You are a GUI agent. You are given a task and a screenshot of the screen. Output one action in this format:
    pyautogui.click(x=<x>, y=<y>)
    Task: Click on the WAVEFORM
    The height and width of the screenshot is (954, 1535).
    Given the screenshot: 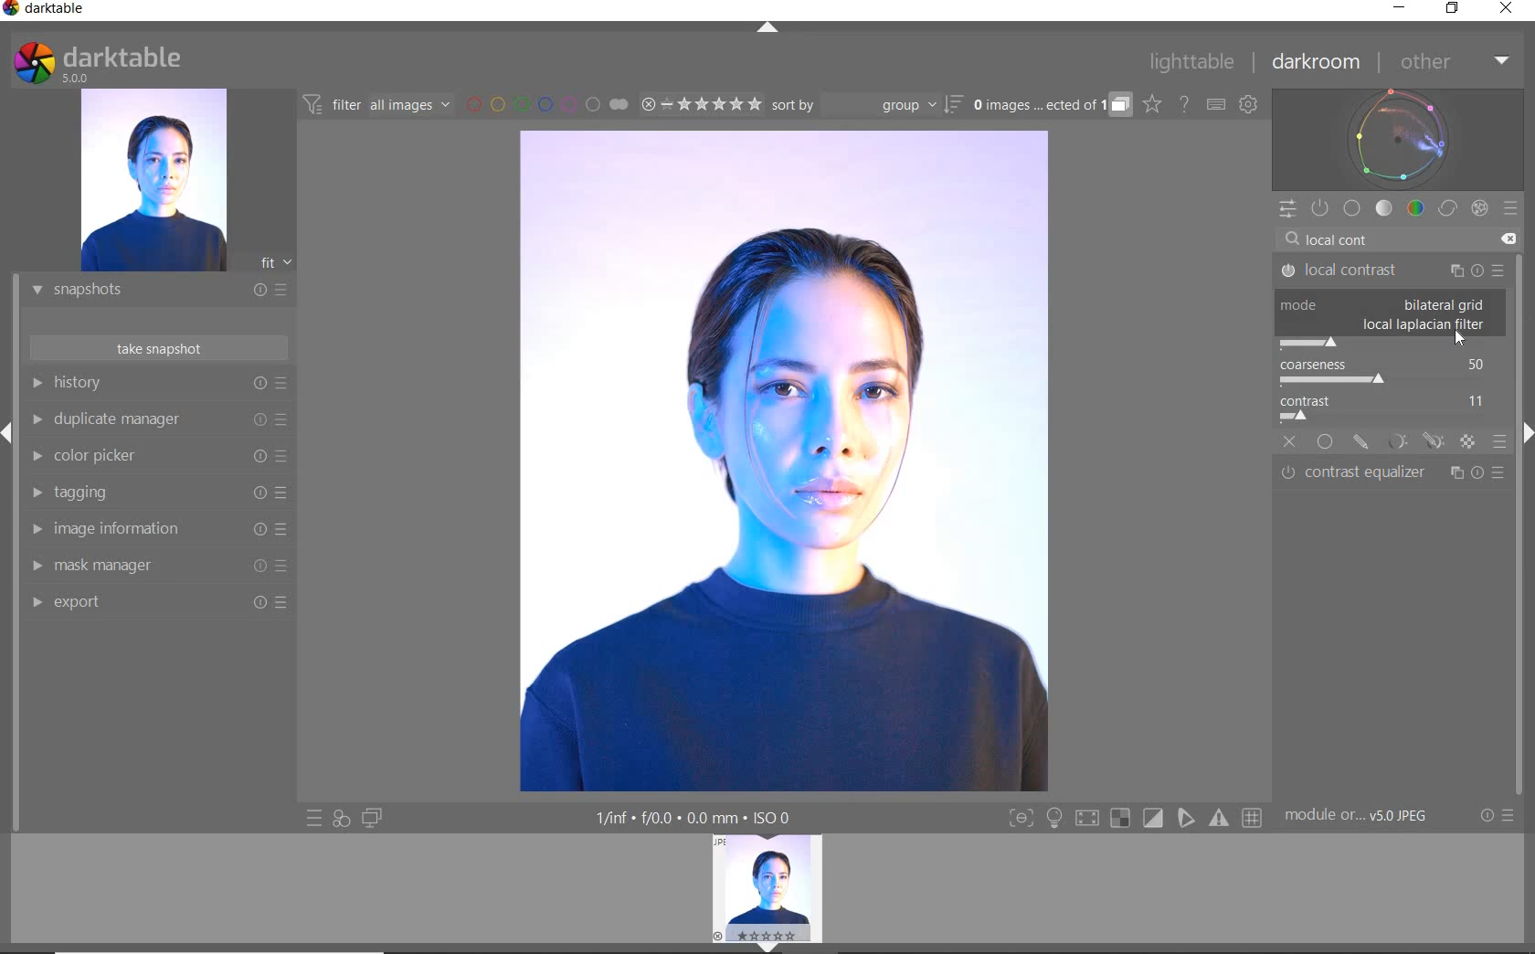 What is the action you would take?
    pyautogui.click(x=1398, y=138)
    